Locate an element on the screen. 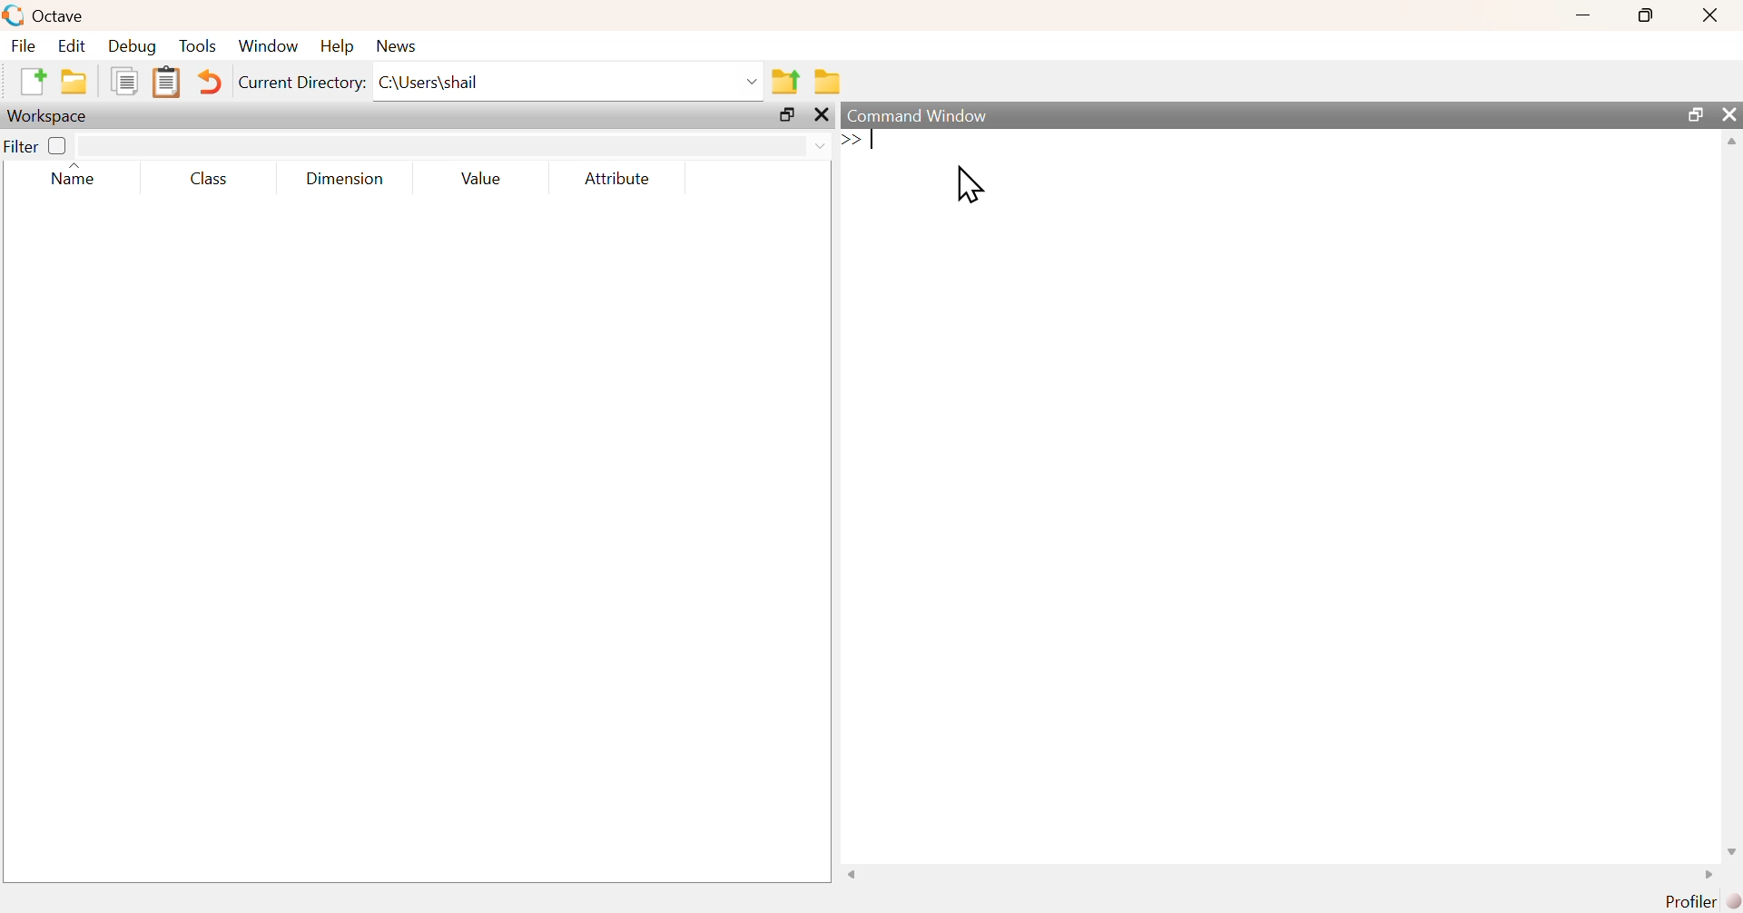  Help is located at coordinates (336, 45).